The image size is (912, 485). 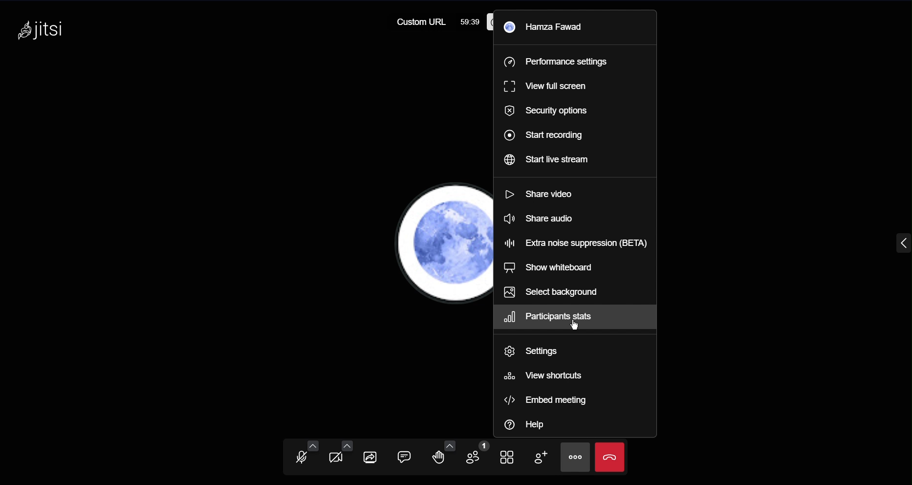 I want to click on cursor, so click(x=579, y=327).